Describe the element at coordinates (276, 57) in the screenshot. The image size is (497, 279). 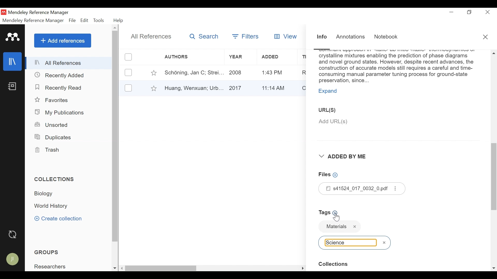
I see `Added` at that location.